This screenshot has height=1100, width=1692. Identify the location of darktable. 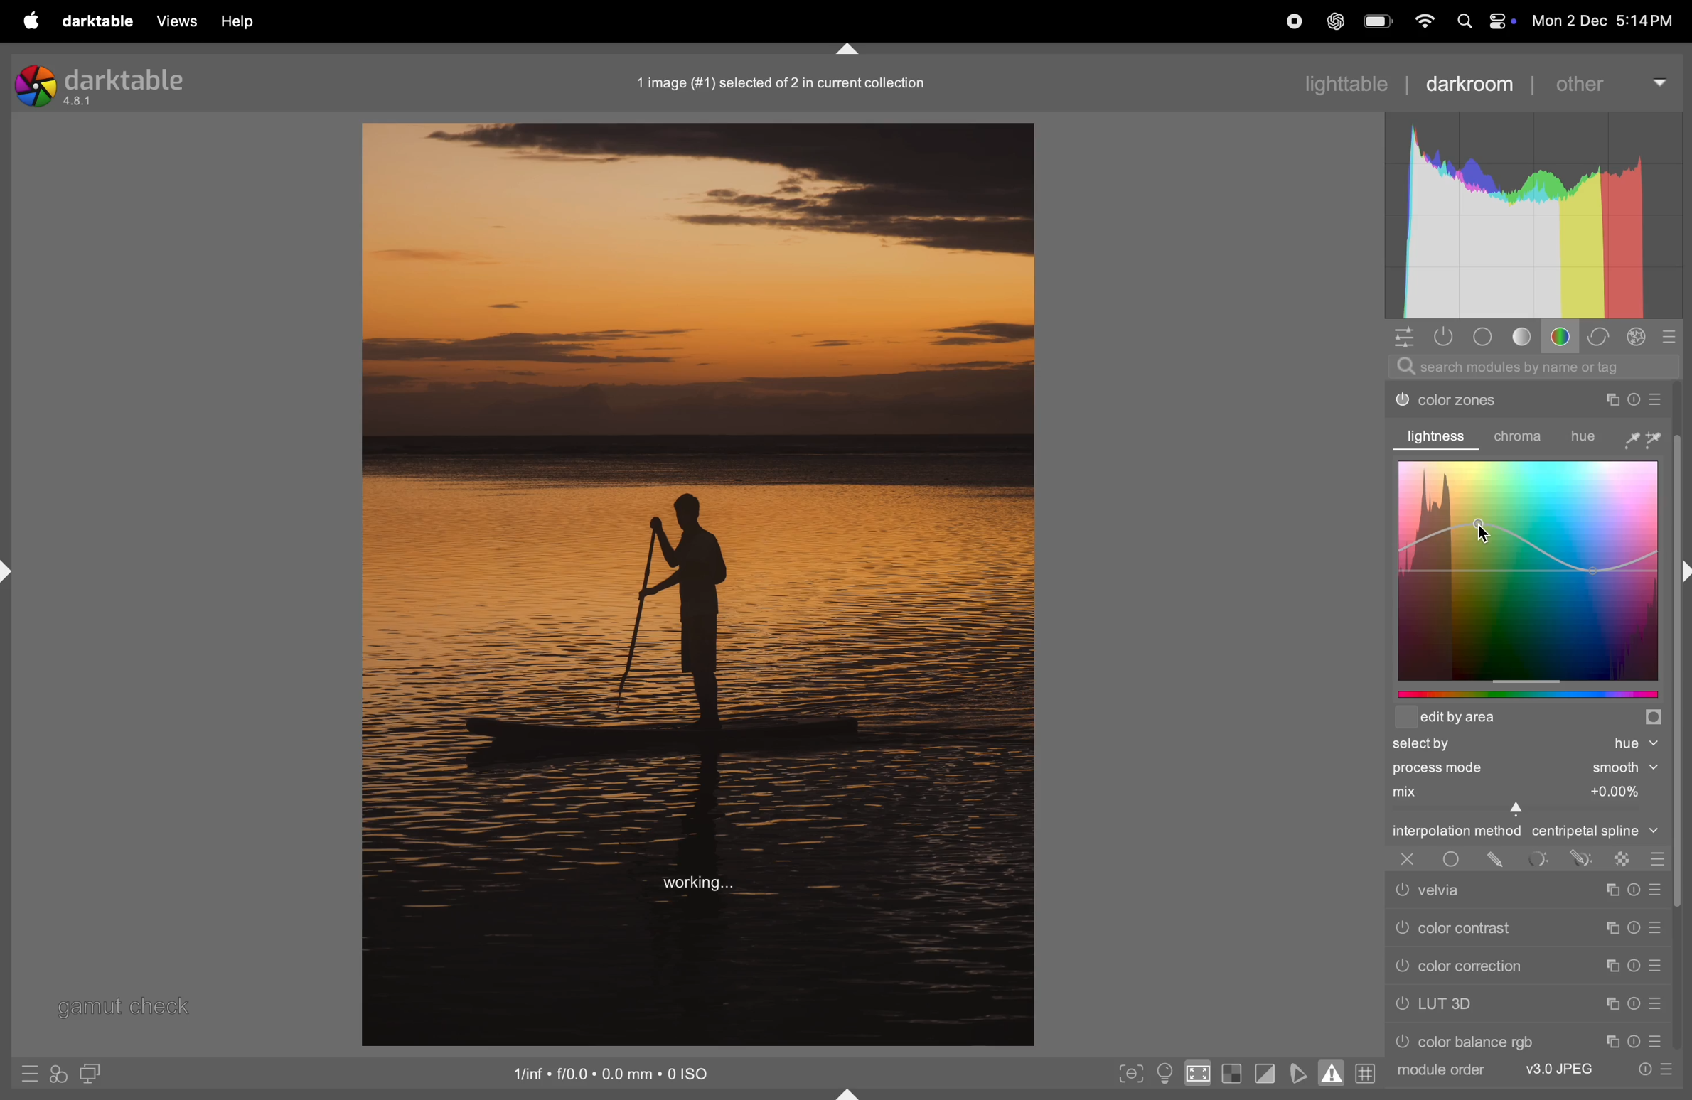
(103, 24).